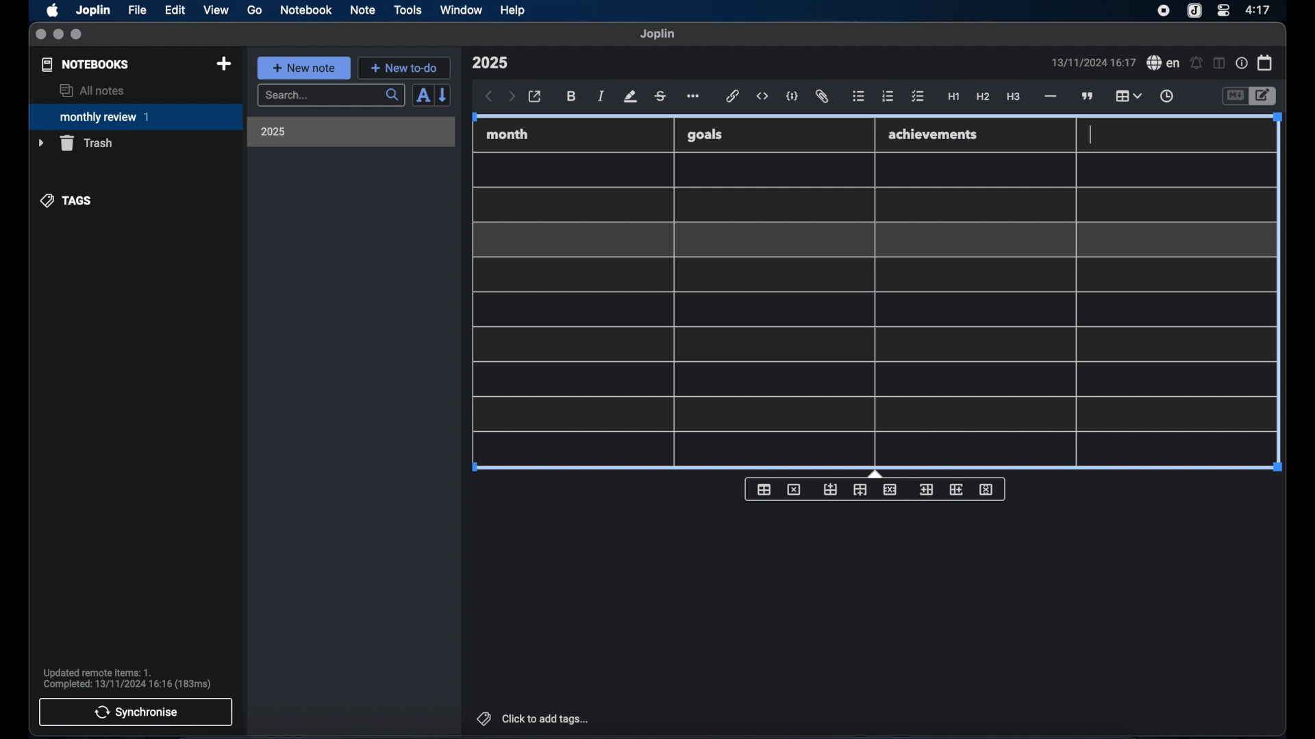  What do you see at coordinates (534, 718) in the screenshot?
I see `click to add tags` at bounding box center [534, 718].